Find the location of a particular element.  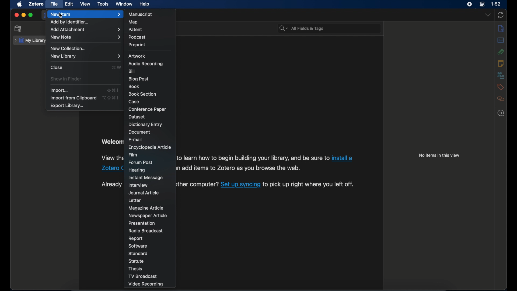

add attachment is located at coordinates (85, 30).